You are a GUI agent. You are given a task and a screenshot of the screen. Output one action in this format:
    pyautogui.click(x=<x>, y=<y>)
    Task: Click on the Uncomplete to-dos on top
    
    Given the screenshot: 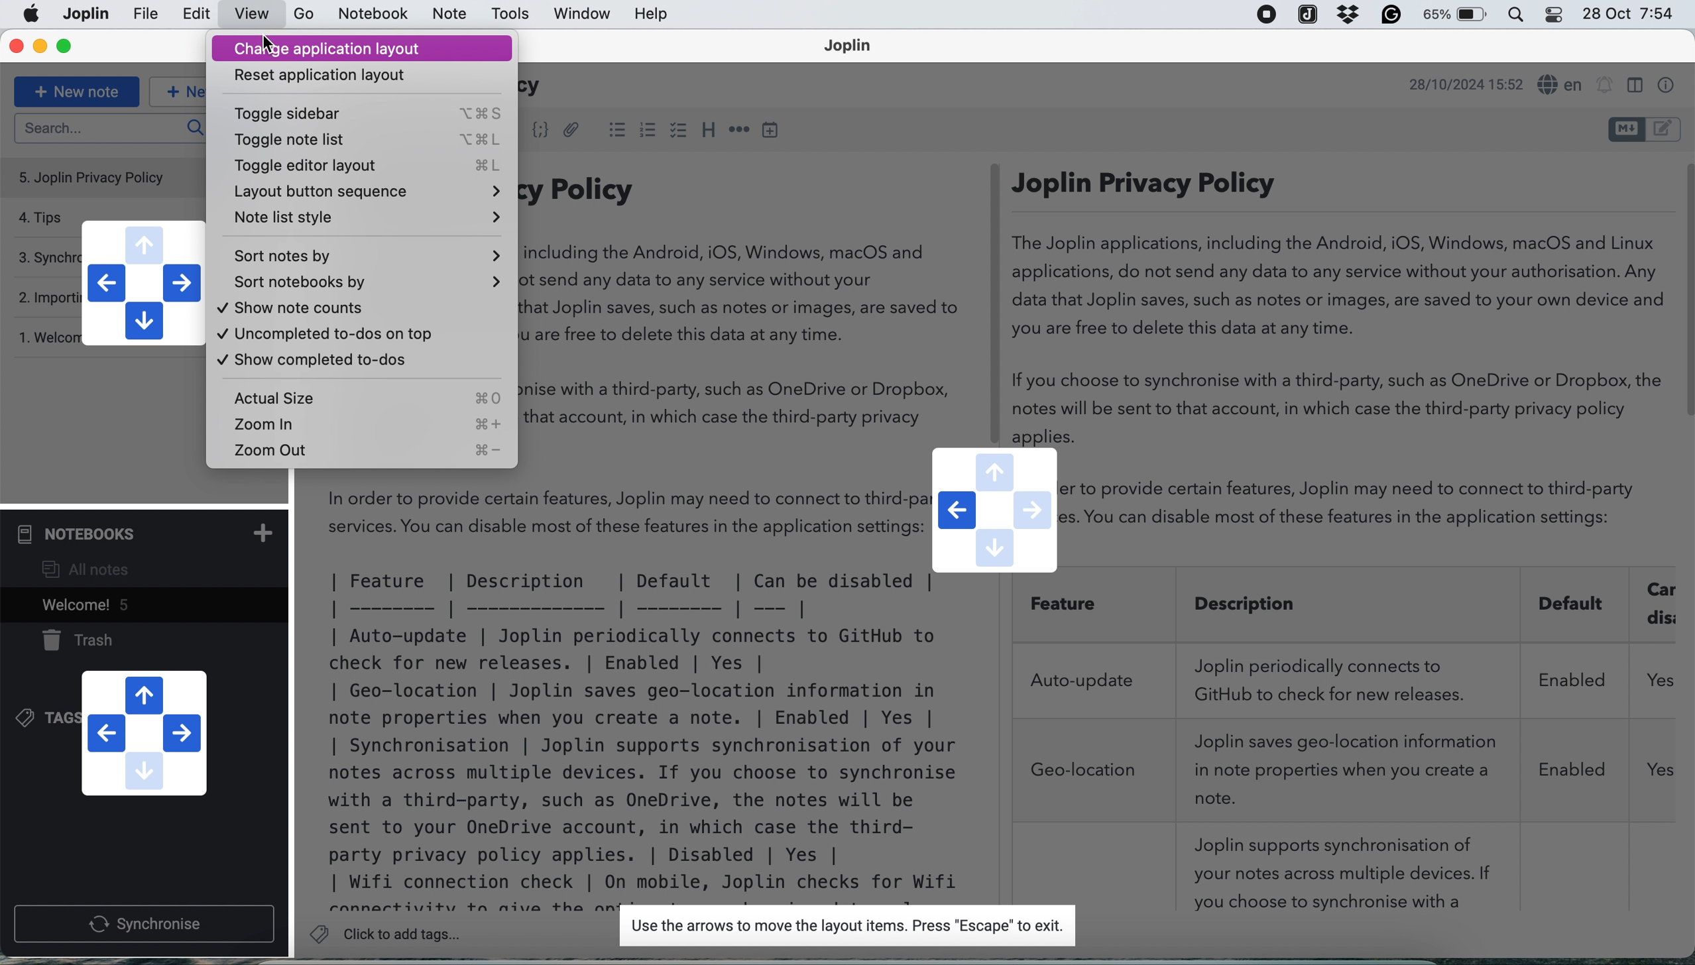 What is the action you would take?
    pyautogui.click(x=361, y=337)
    